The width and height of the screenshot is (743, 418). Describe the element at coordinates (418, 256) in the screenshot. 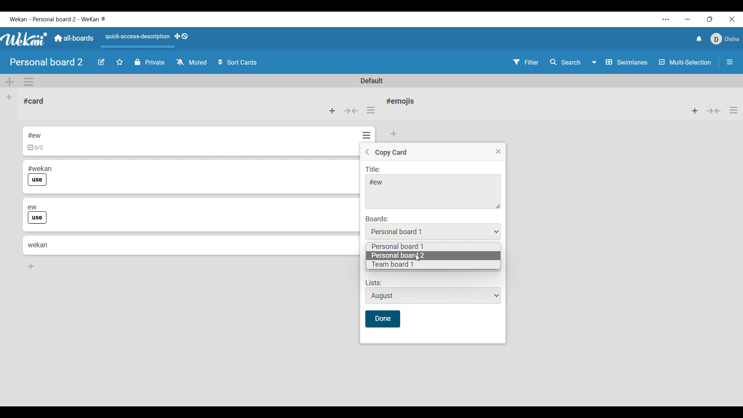

I see `Cursor` at that location.